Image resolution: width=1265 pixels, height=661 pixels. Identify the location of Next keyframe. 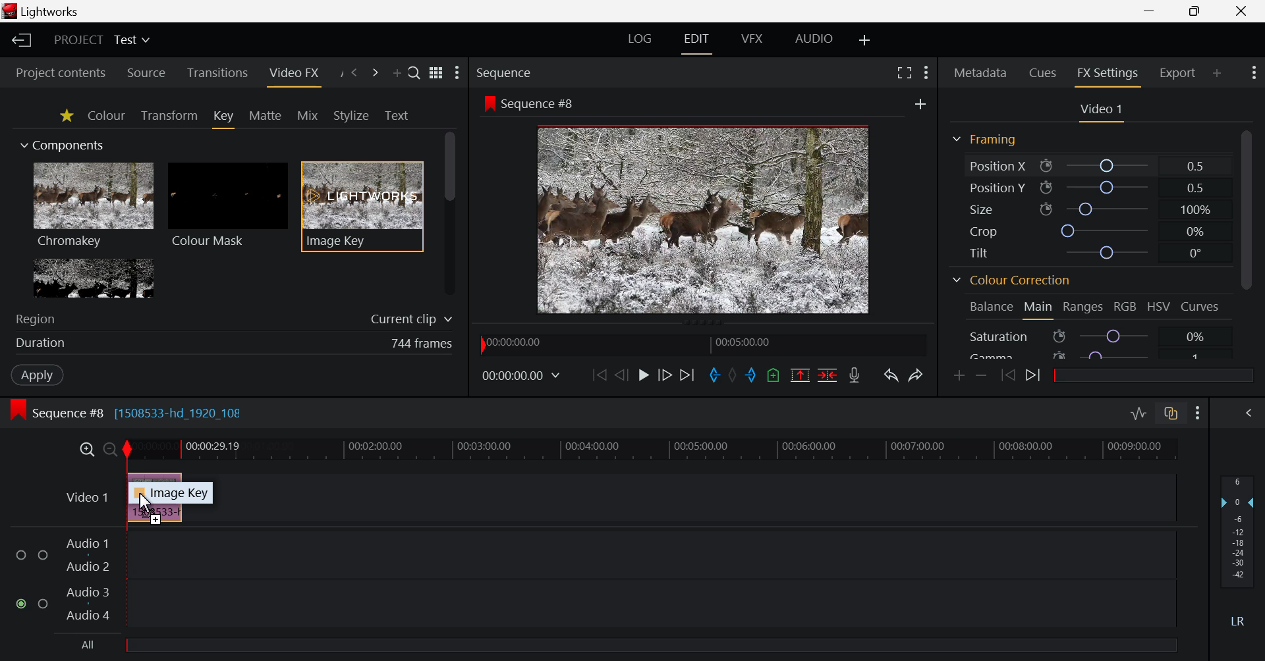
(1033, 378).